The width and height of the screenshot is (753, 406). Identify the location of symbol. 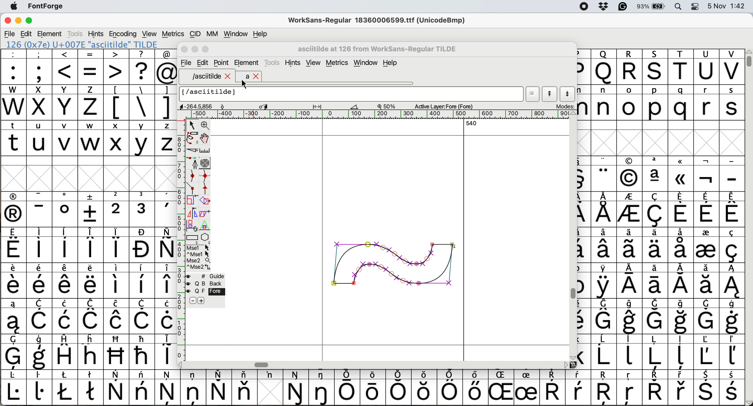
(681, 281).